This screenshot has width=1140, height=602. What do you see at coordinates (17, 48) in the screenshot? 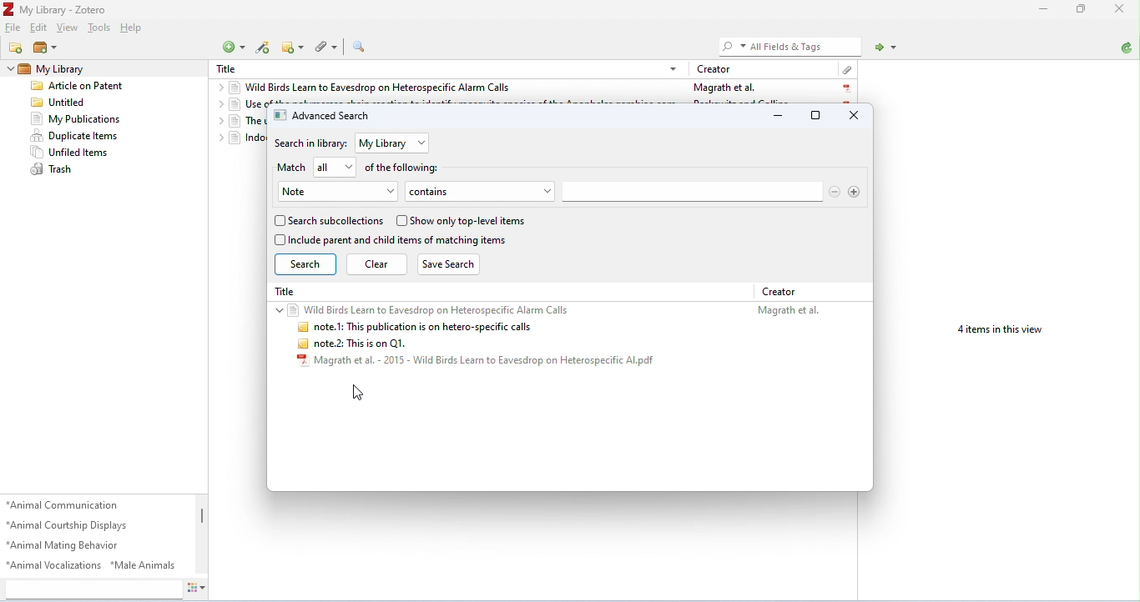
I see `new collection` at bounding box center [17, 48].